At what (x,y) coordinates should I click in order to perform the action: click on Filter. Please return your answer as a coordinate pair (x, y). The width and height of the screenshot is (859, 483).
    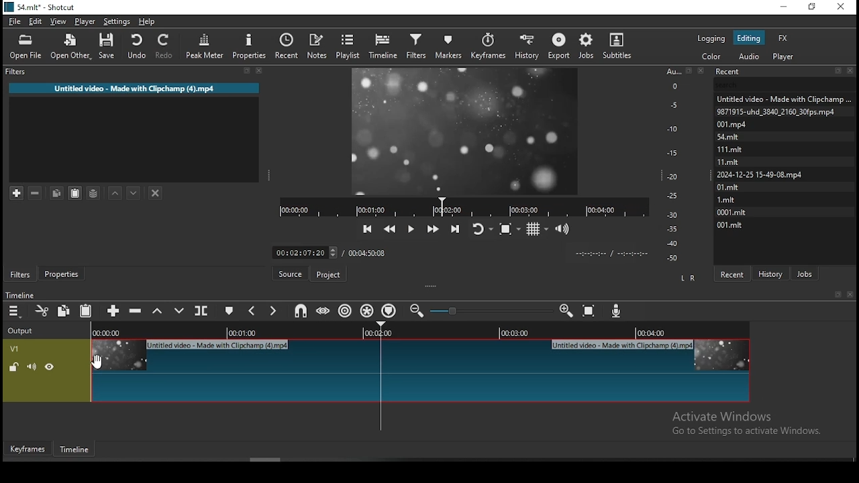
    Looking at the image, I should click on (133, 71).